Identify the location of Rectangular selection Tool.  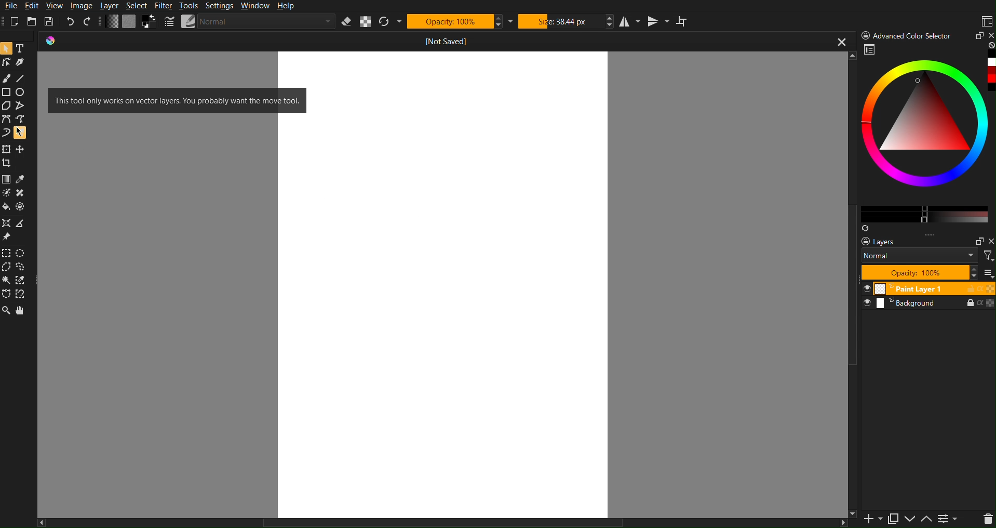
(6, 252).